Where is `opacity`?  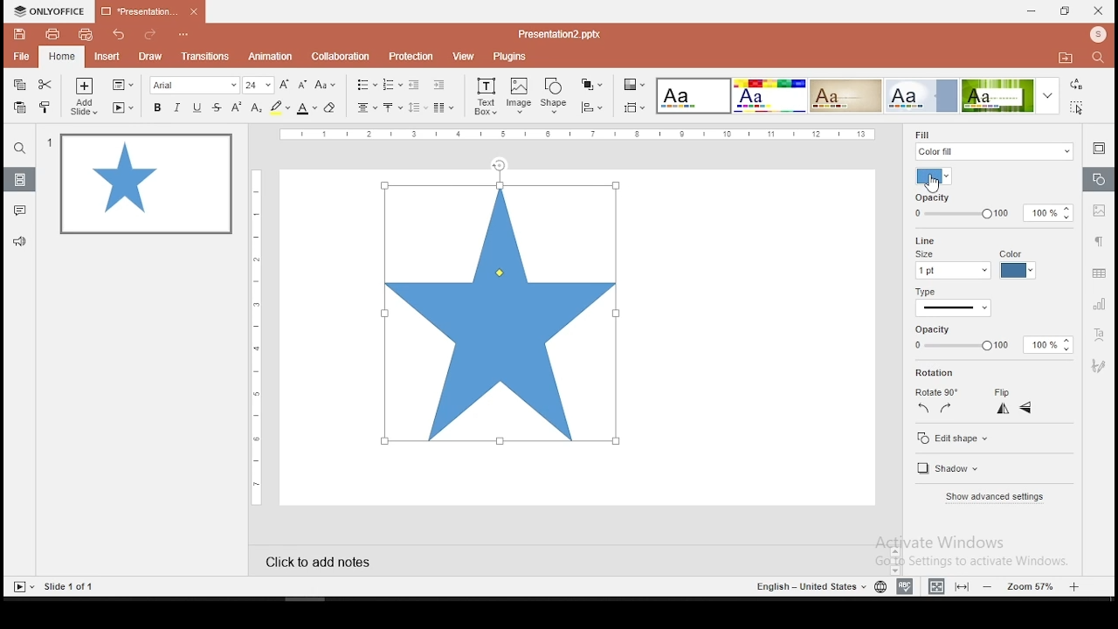 opacity is located at coordinates (993, 342).